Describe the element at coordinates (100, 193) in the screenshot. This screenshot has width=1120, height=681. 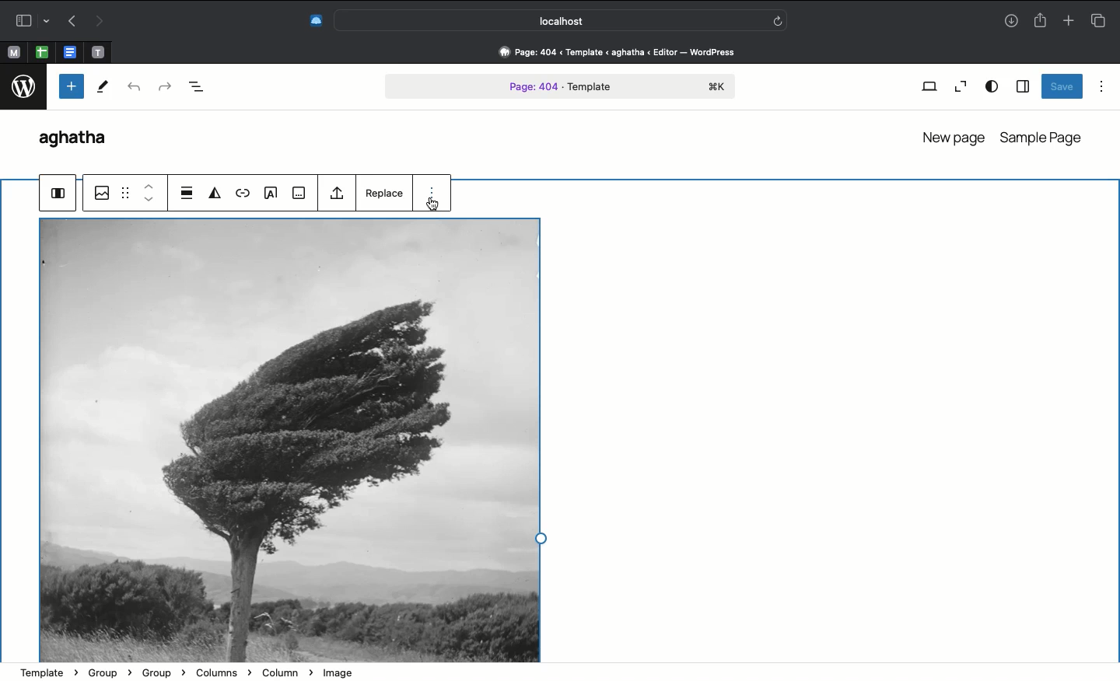
I see `Image` at that location.